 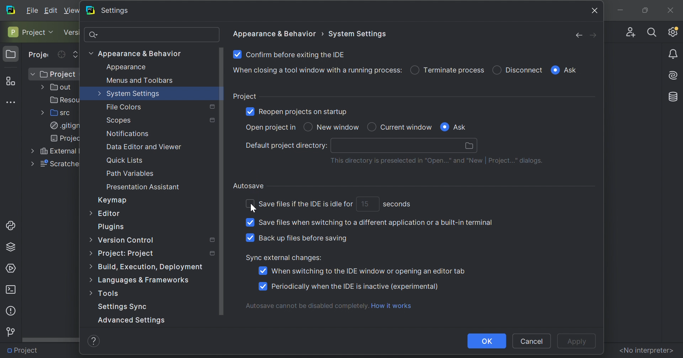 What do you see at coordinates (61, 54) in the screenshot?
I see `Select opened file` at bounding box center [61, 54].